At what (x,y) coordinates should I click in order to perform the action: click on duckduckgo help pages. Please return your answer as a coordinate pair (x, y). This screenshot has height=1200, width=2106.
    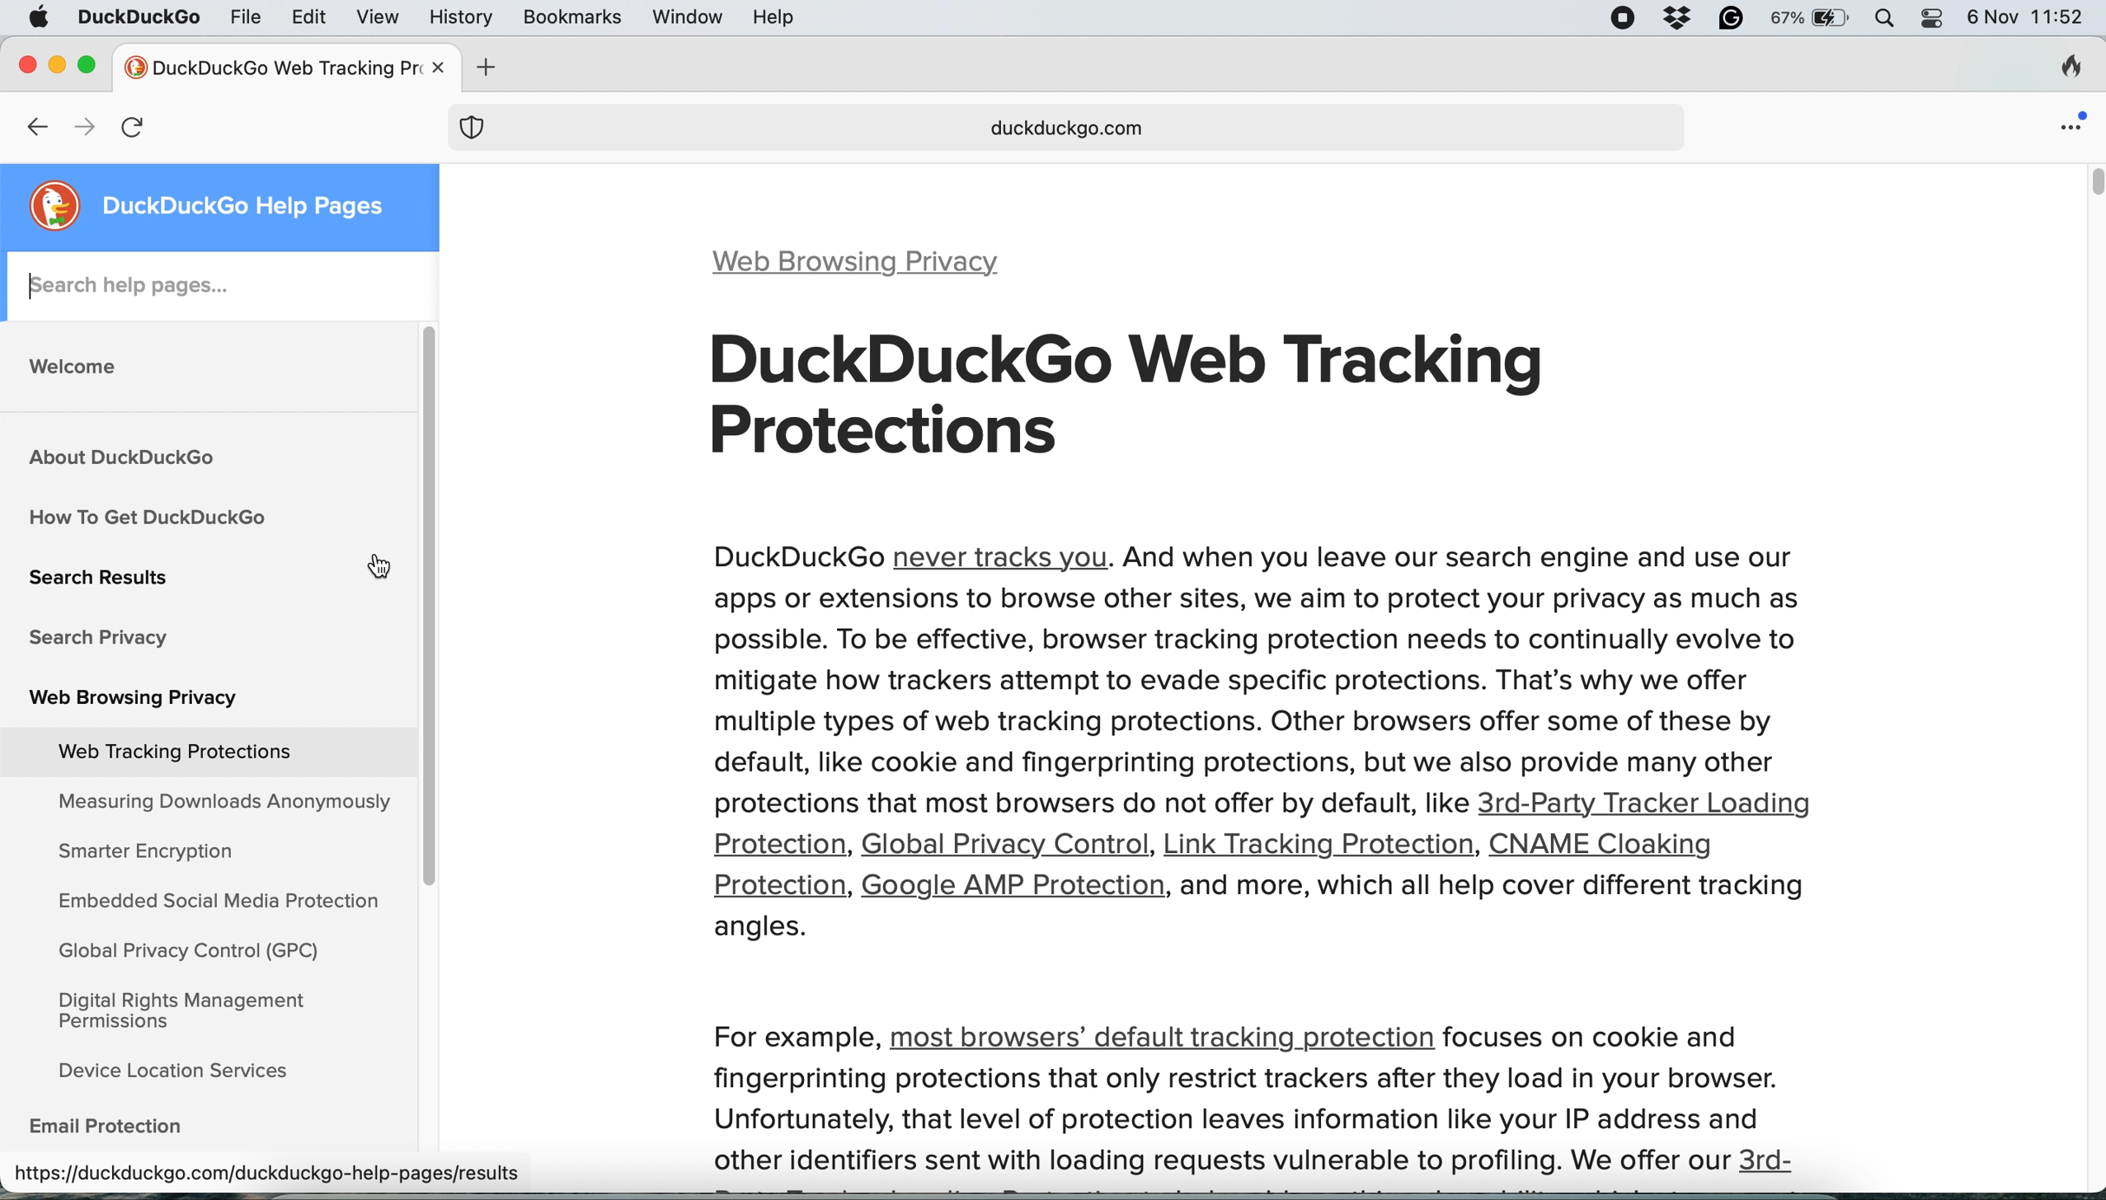
    Looking at the image, I should click on (235, 206).